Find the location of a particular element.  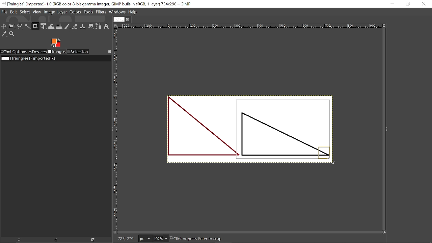

Windows is located at coordinates (117, 12).